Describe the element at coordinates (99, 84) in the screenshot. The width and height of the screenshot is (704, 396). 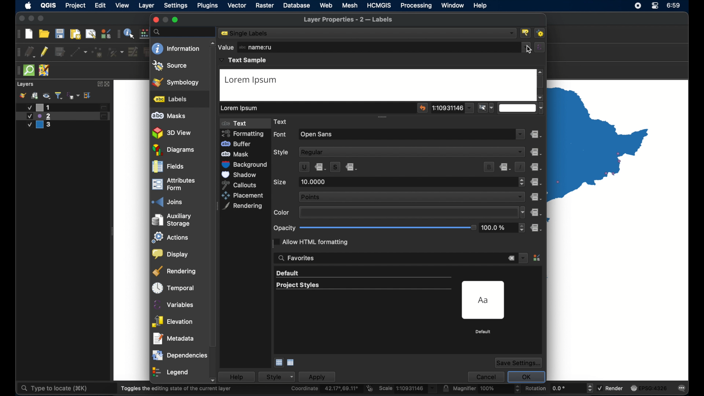
I see `expand` at that location.